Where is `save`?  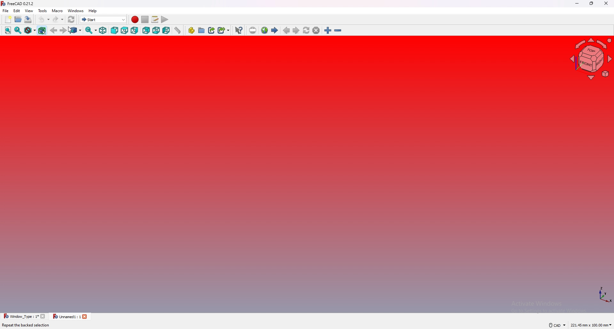 save is located at coordinates (28, 19).